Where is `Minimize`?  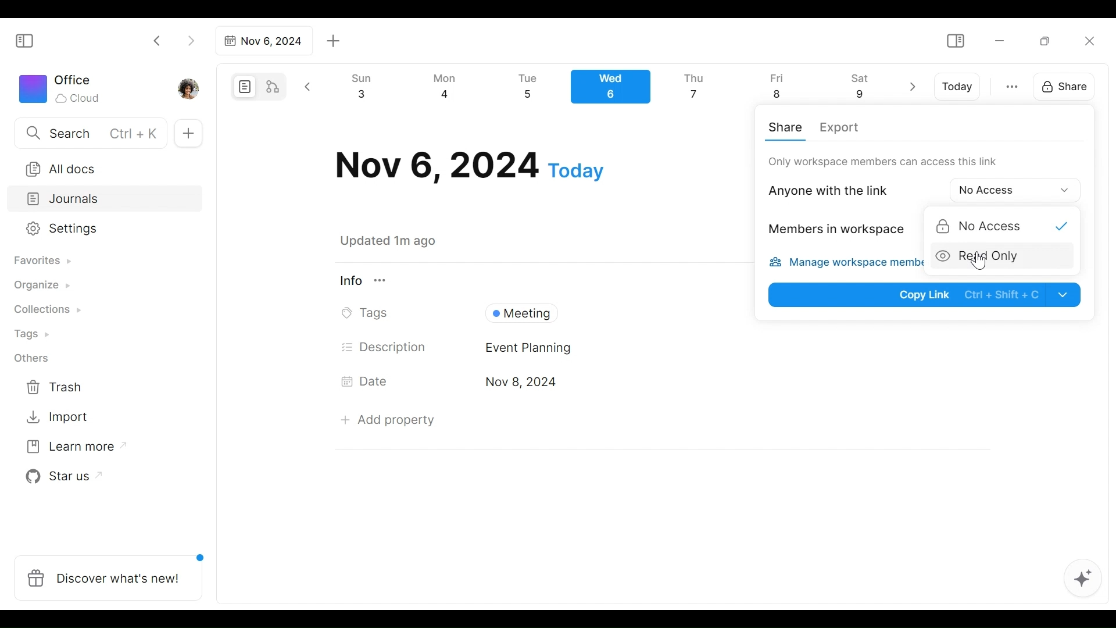
Minimize is located at coordinates (1000, 40).